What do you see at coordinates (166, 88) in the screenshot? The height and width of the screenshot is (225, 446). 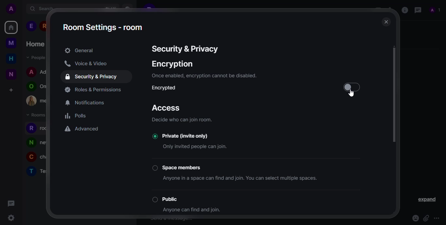 I see `encrypted` at bounding box center [166, 88].